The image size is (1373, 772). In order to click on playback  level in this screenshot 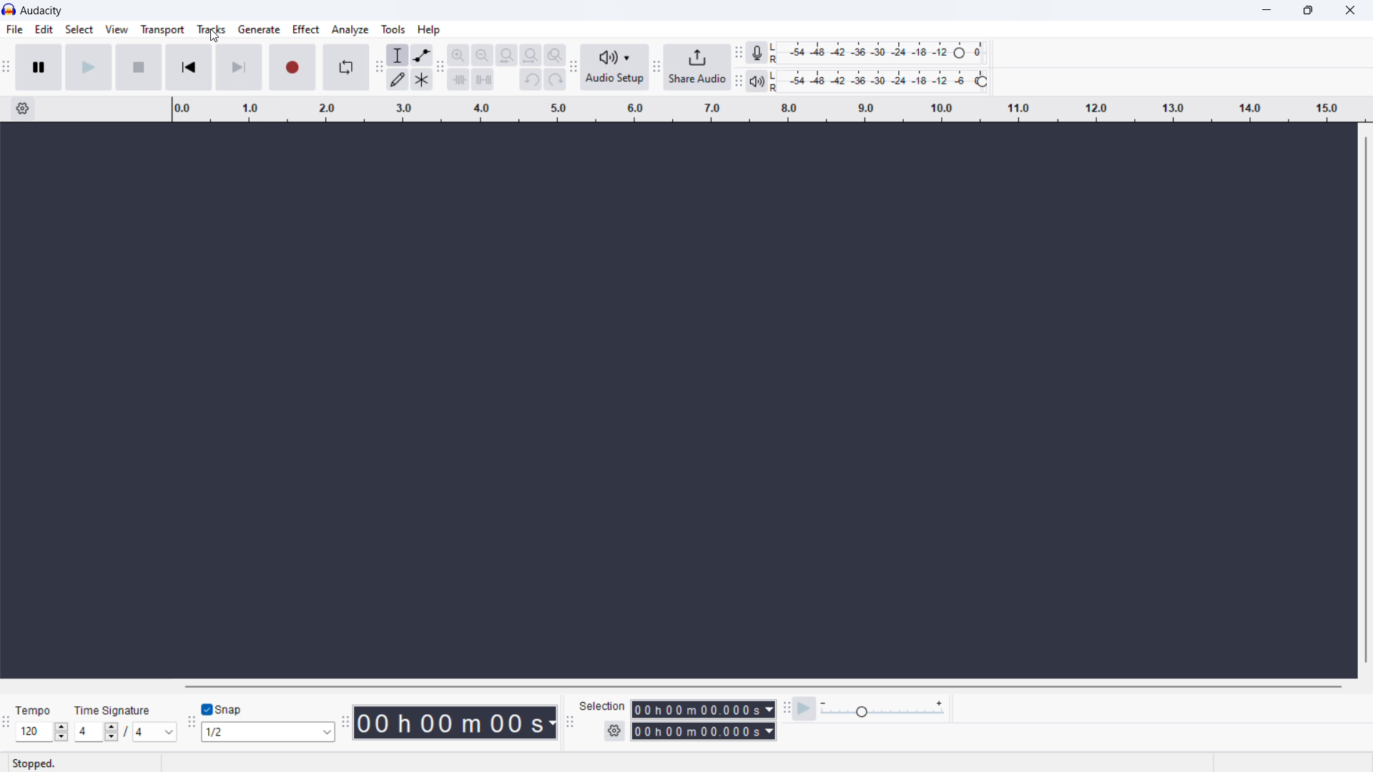, I will do `click(880, 81)`.